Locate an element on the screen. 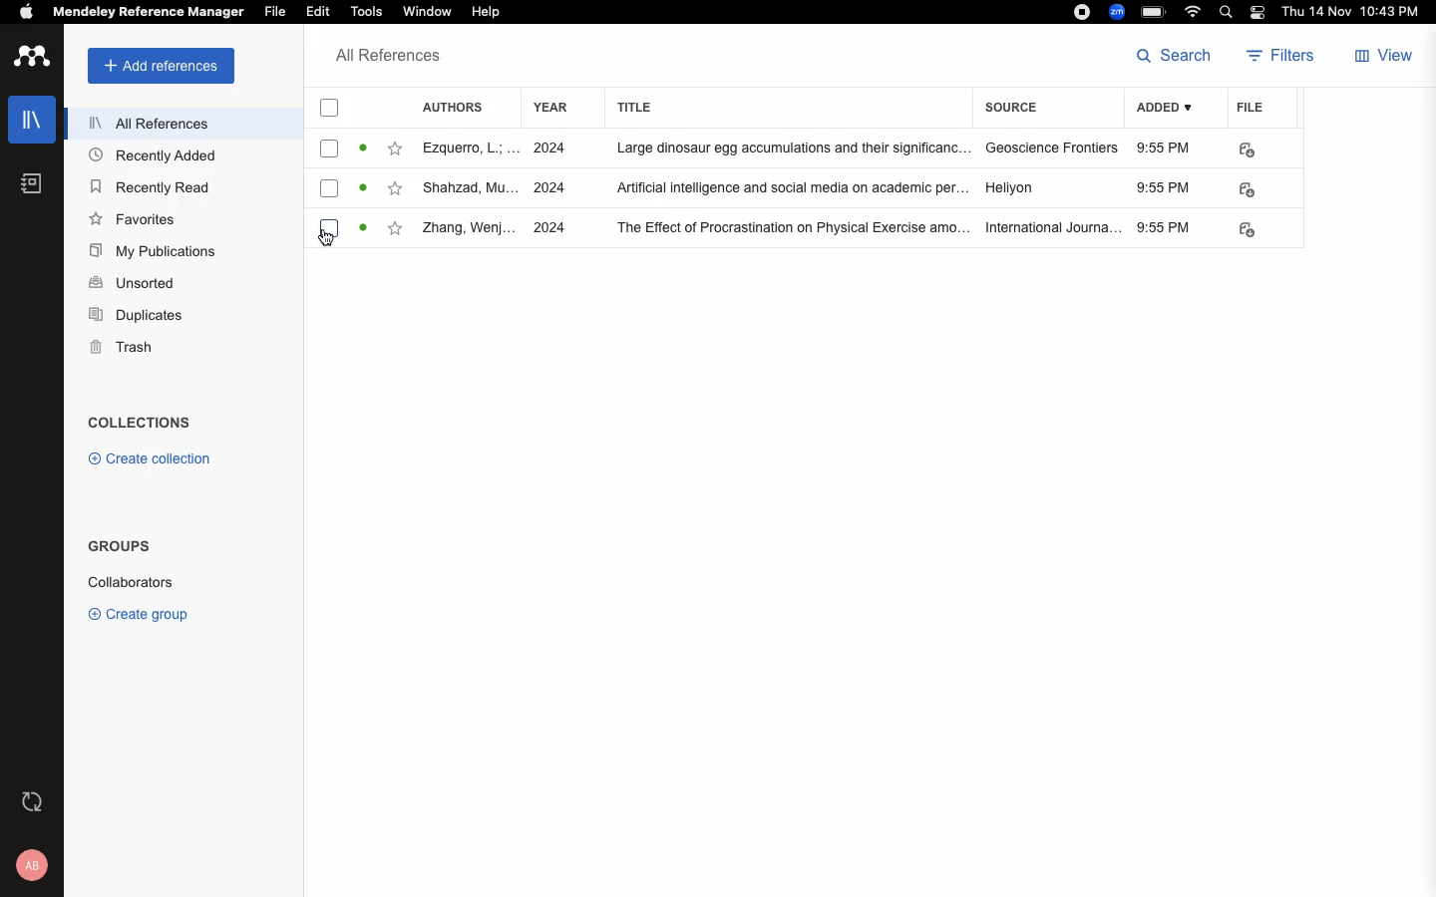 Image resolution: width=1436 pixels, height=897 pixels. 2024 is located at coordinates (549, 229).